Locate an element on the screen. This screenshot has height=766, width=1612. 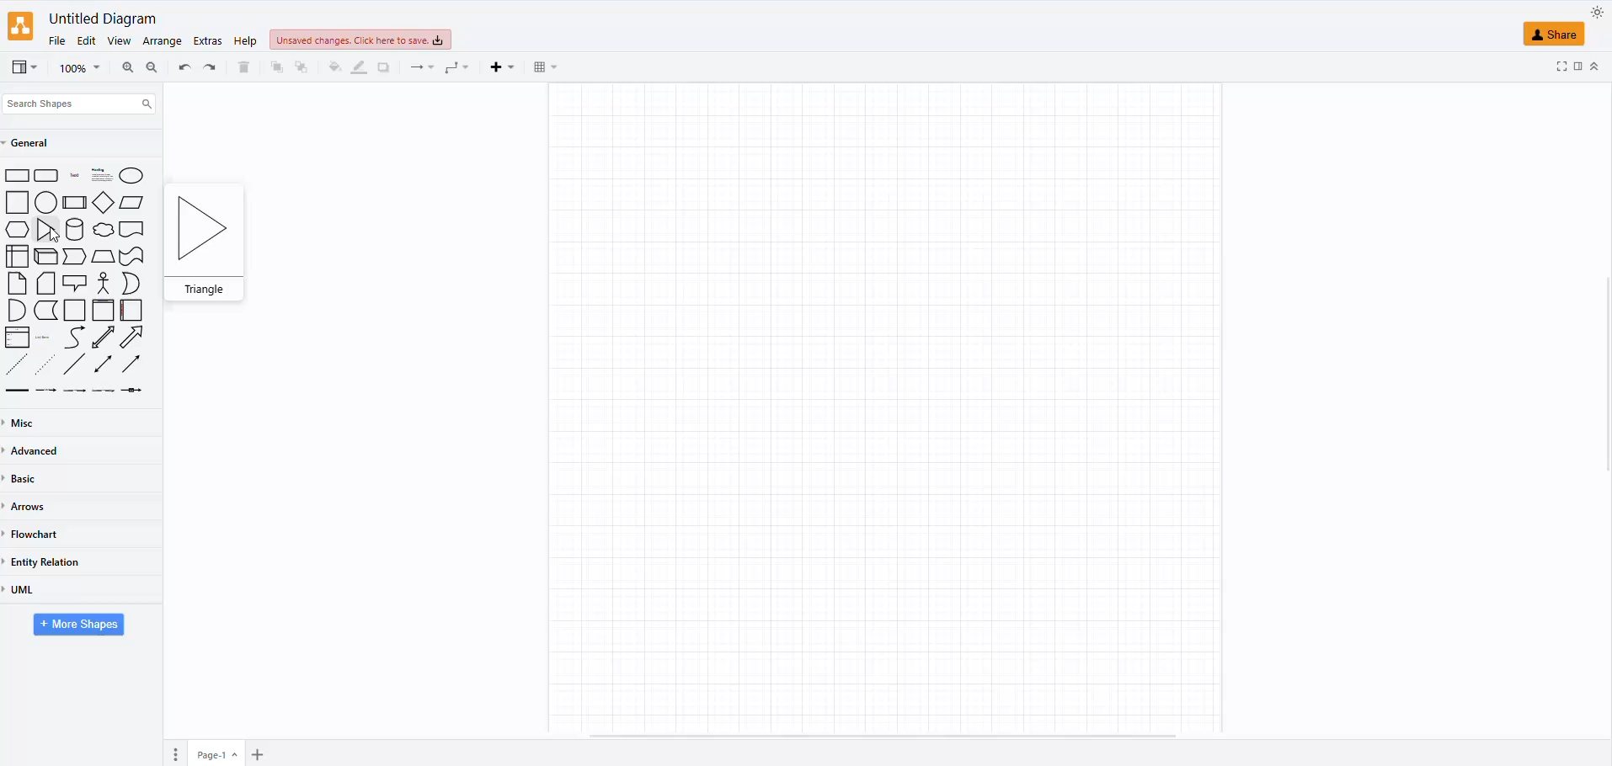
collapse is located at coordinates (1594, 67).